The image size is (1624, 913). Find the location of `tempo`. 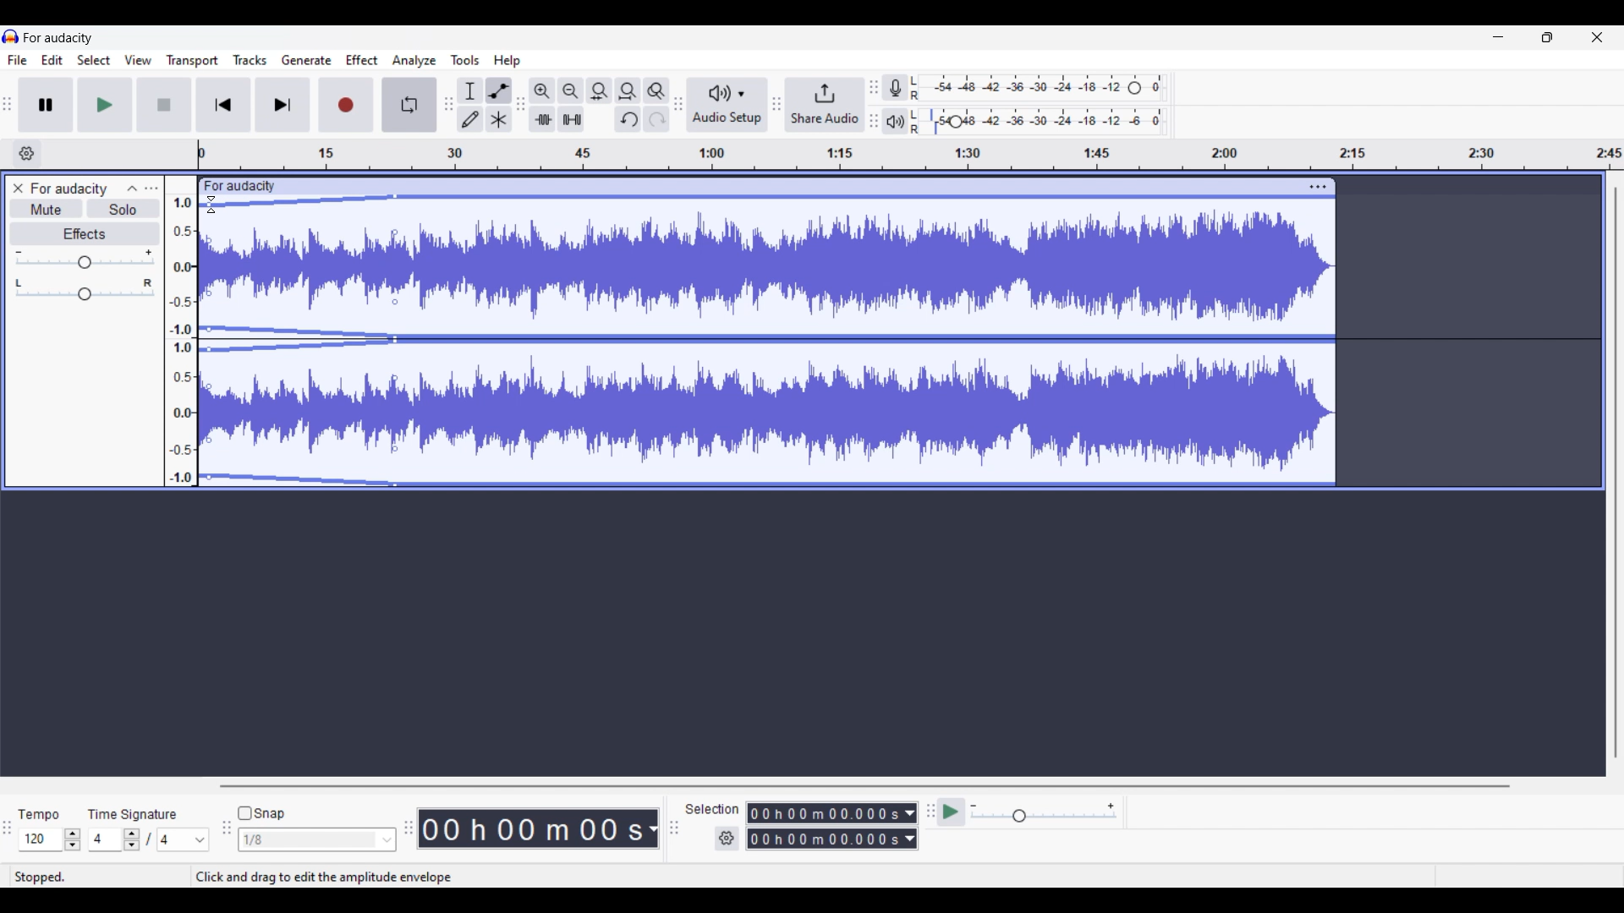

tempo is located at coordinates (37, 815).